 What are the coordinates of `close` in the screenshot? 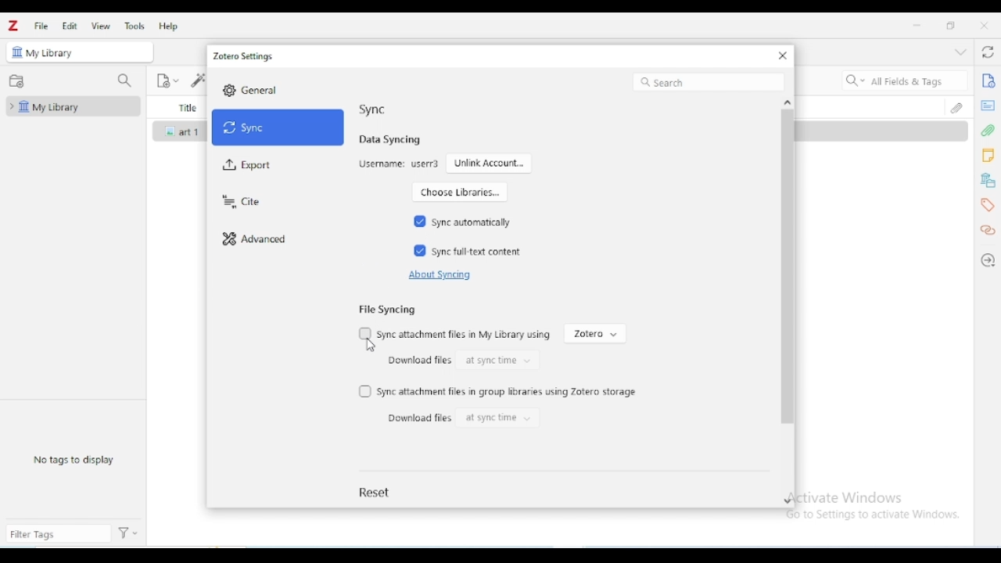 It's located at (985, 25).